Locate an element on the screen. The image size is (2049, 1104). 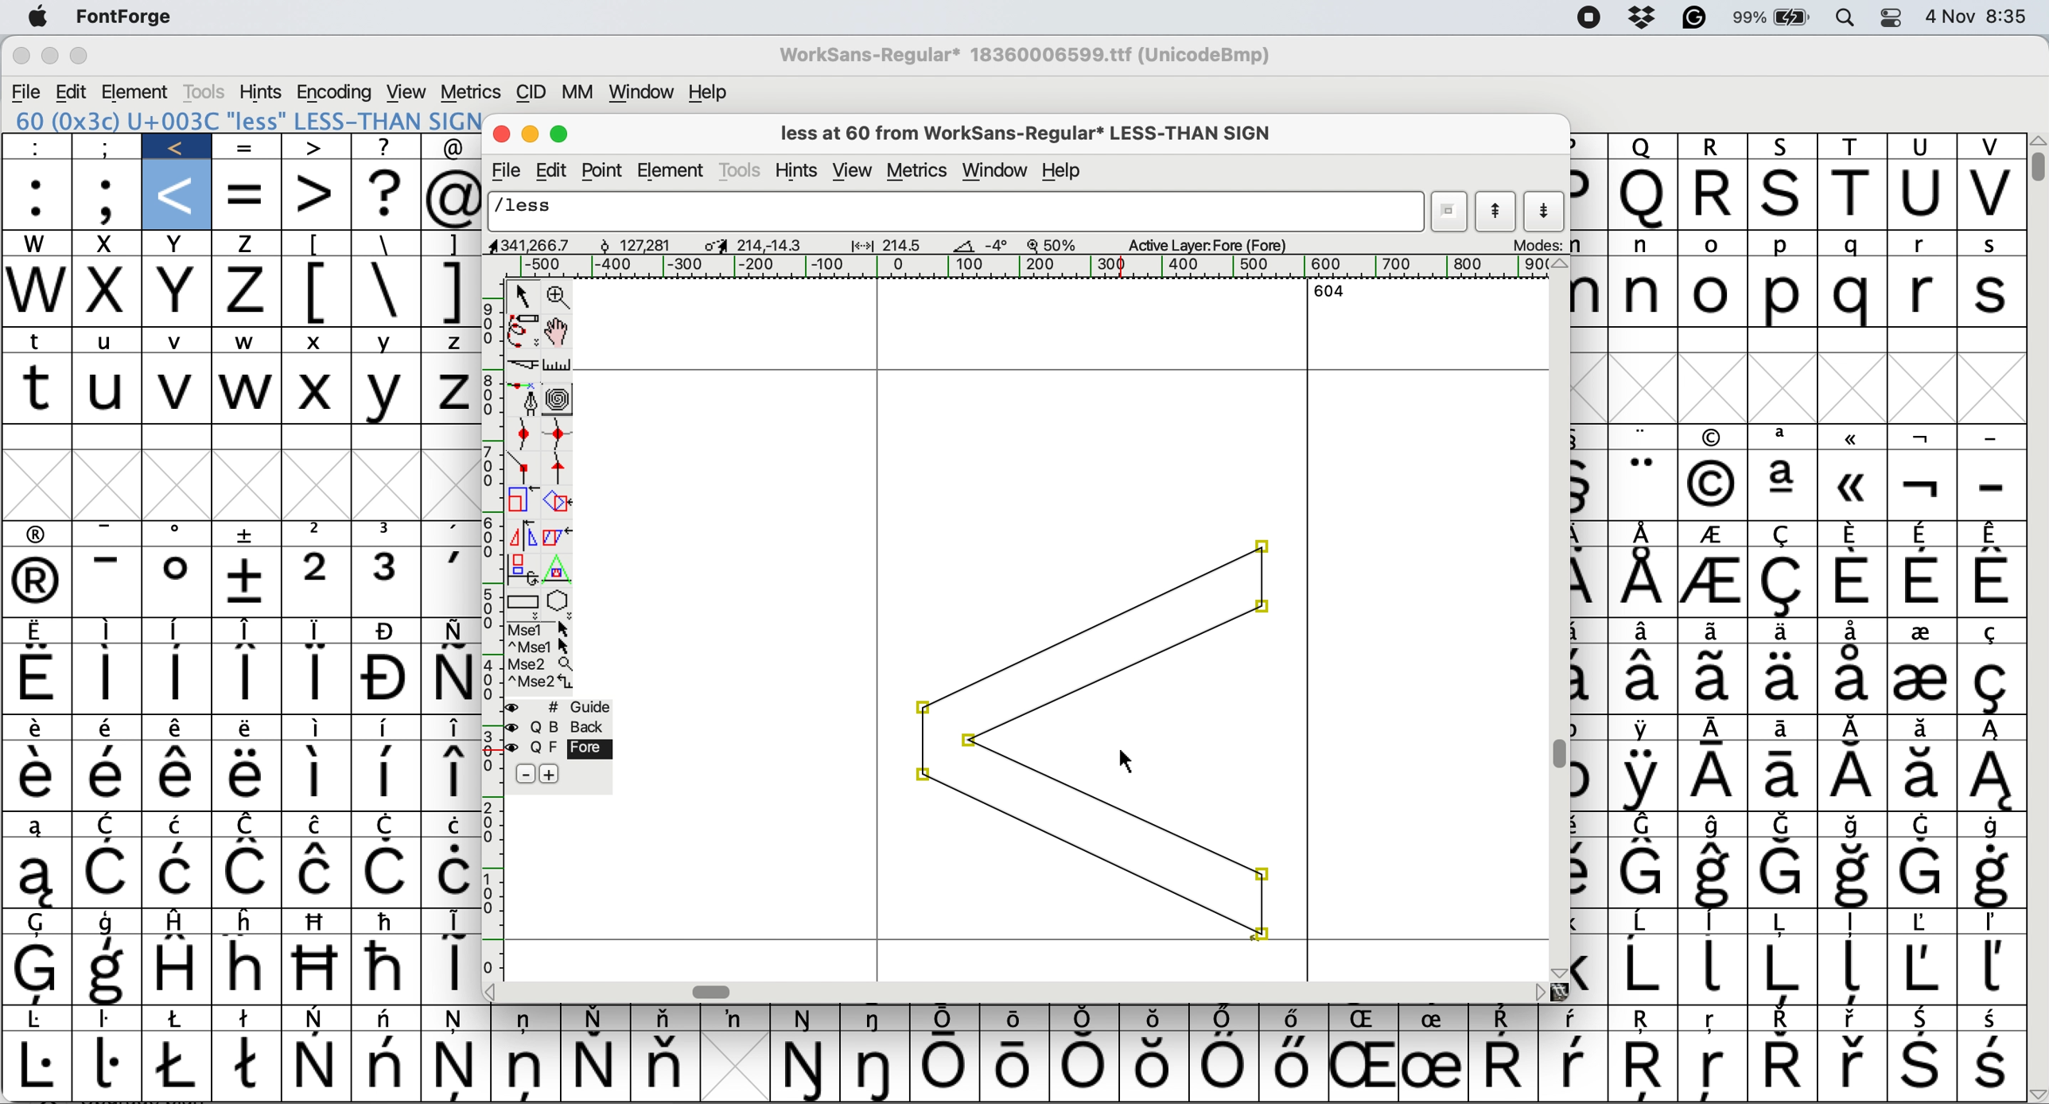
Symbol is located at coordinates (387, 774).